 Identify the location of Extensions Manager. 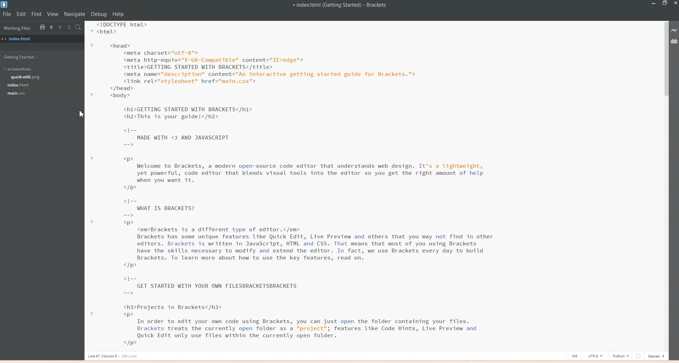
(674, 41).